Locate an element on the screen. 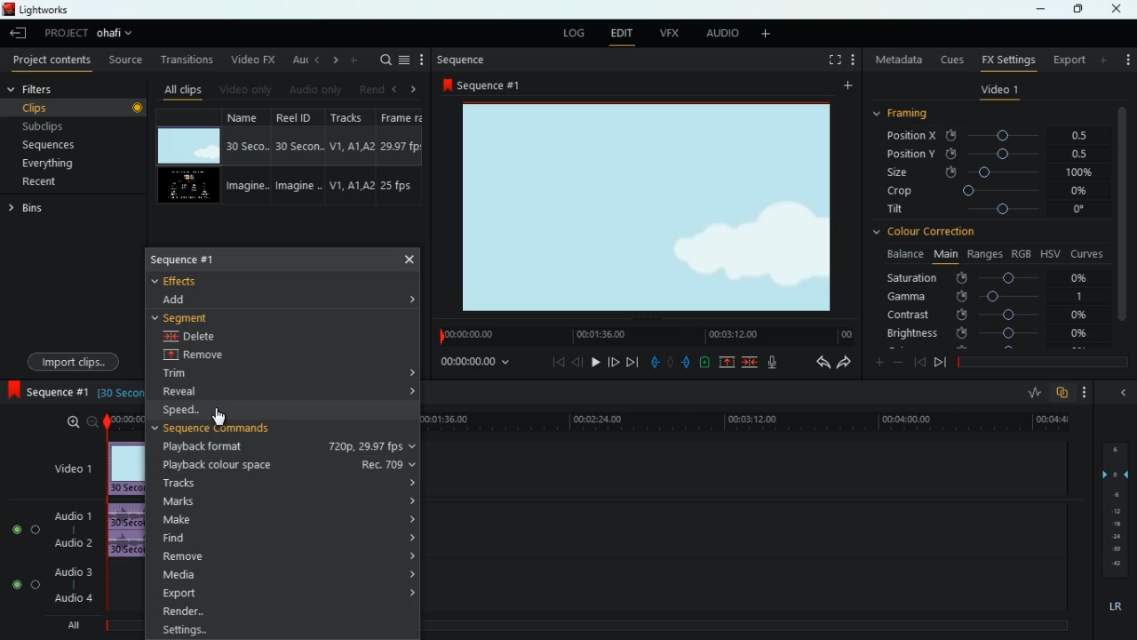 Image resolution: width=1137 pixels, height=640 pixels. ranges is located at coordinates (982, 254).